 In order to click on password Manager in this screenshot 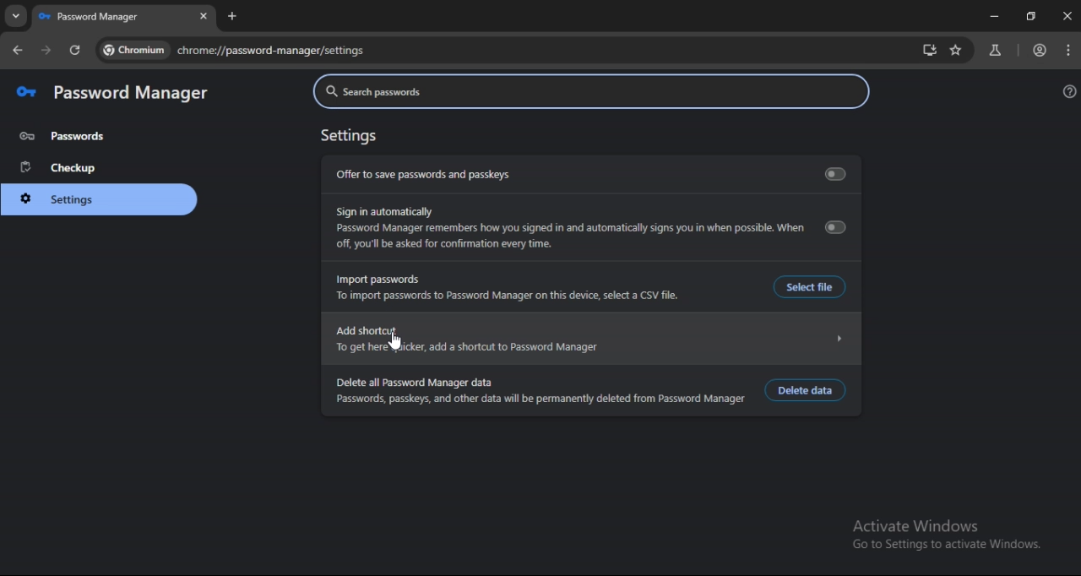, I will do `click(97, 17)`.